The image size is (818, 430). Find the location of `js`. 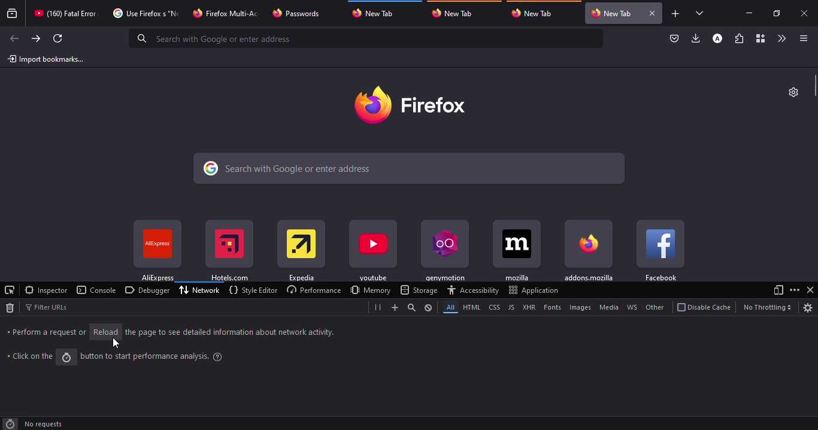

js is located at coordinates (511, 307).